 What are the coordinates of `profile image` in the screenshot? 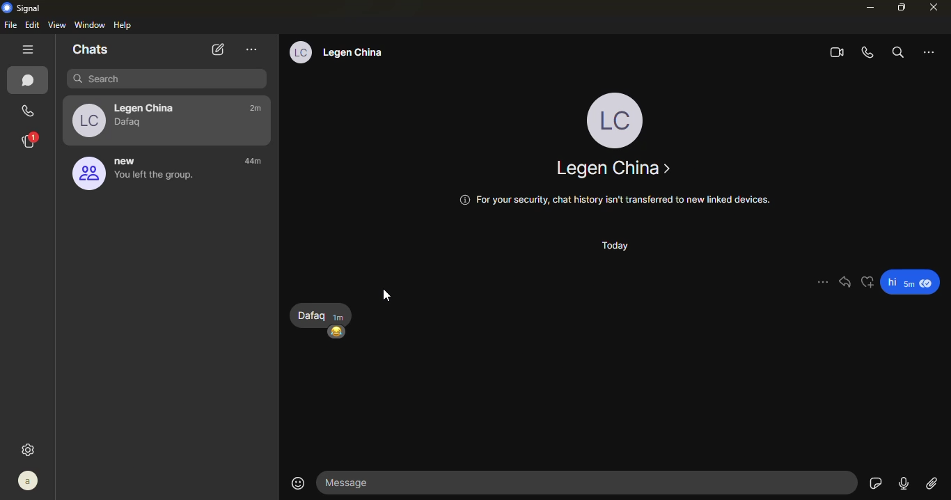 It's located at (87, 120).